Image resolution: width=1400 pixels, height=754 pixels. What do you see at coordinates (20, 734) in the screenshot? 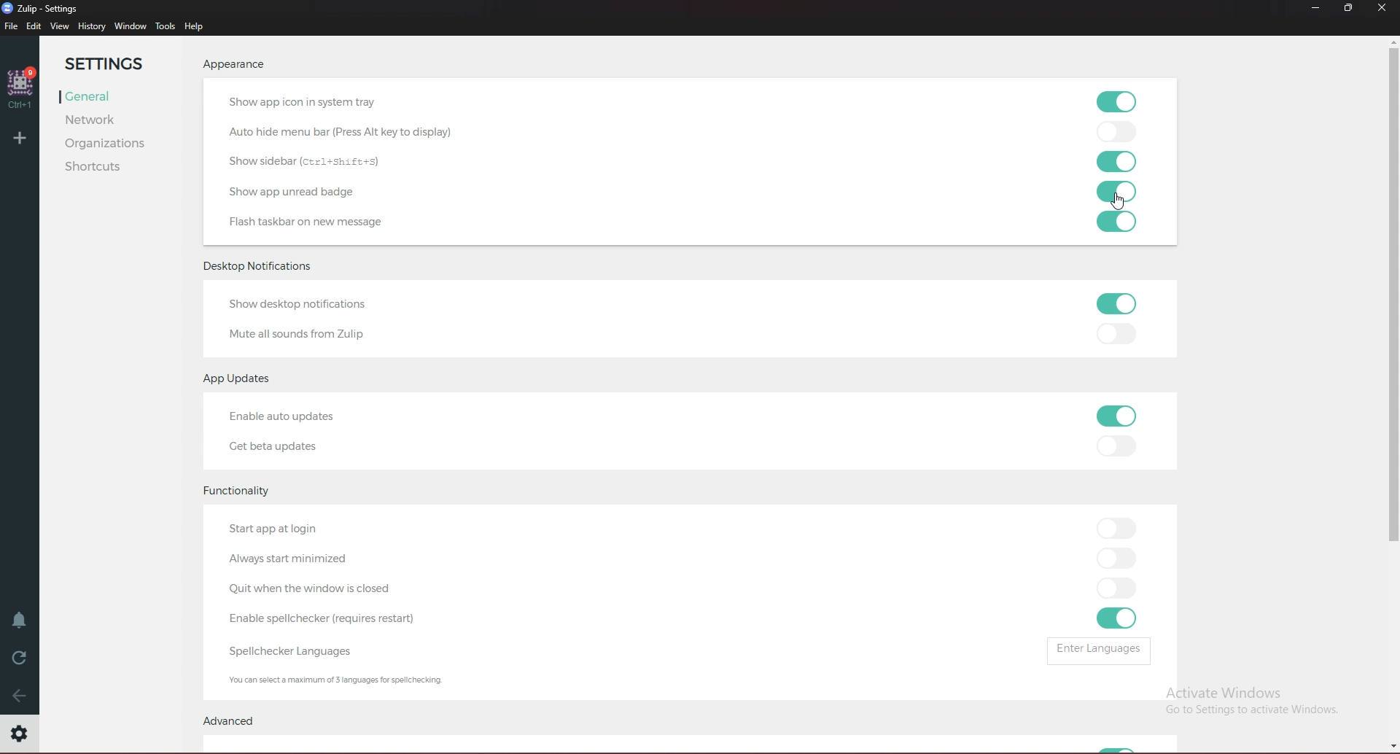
I see `Settings` at bounding box center [20, 734].